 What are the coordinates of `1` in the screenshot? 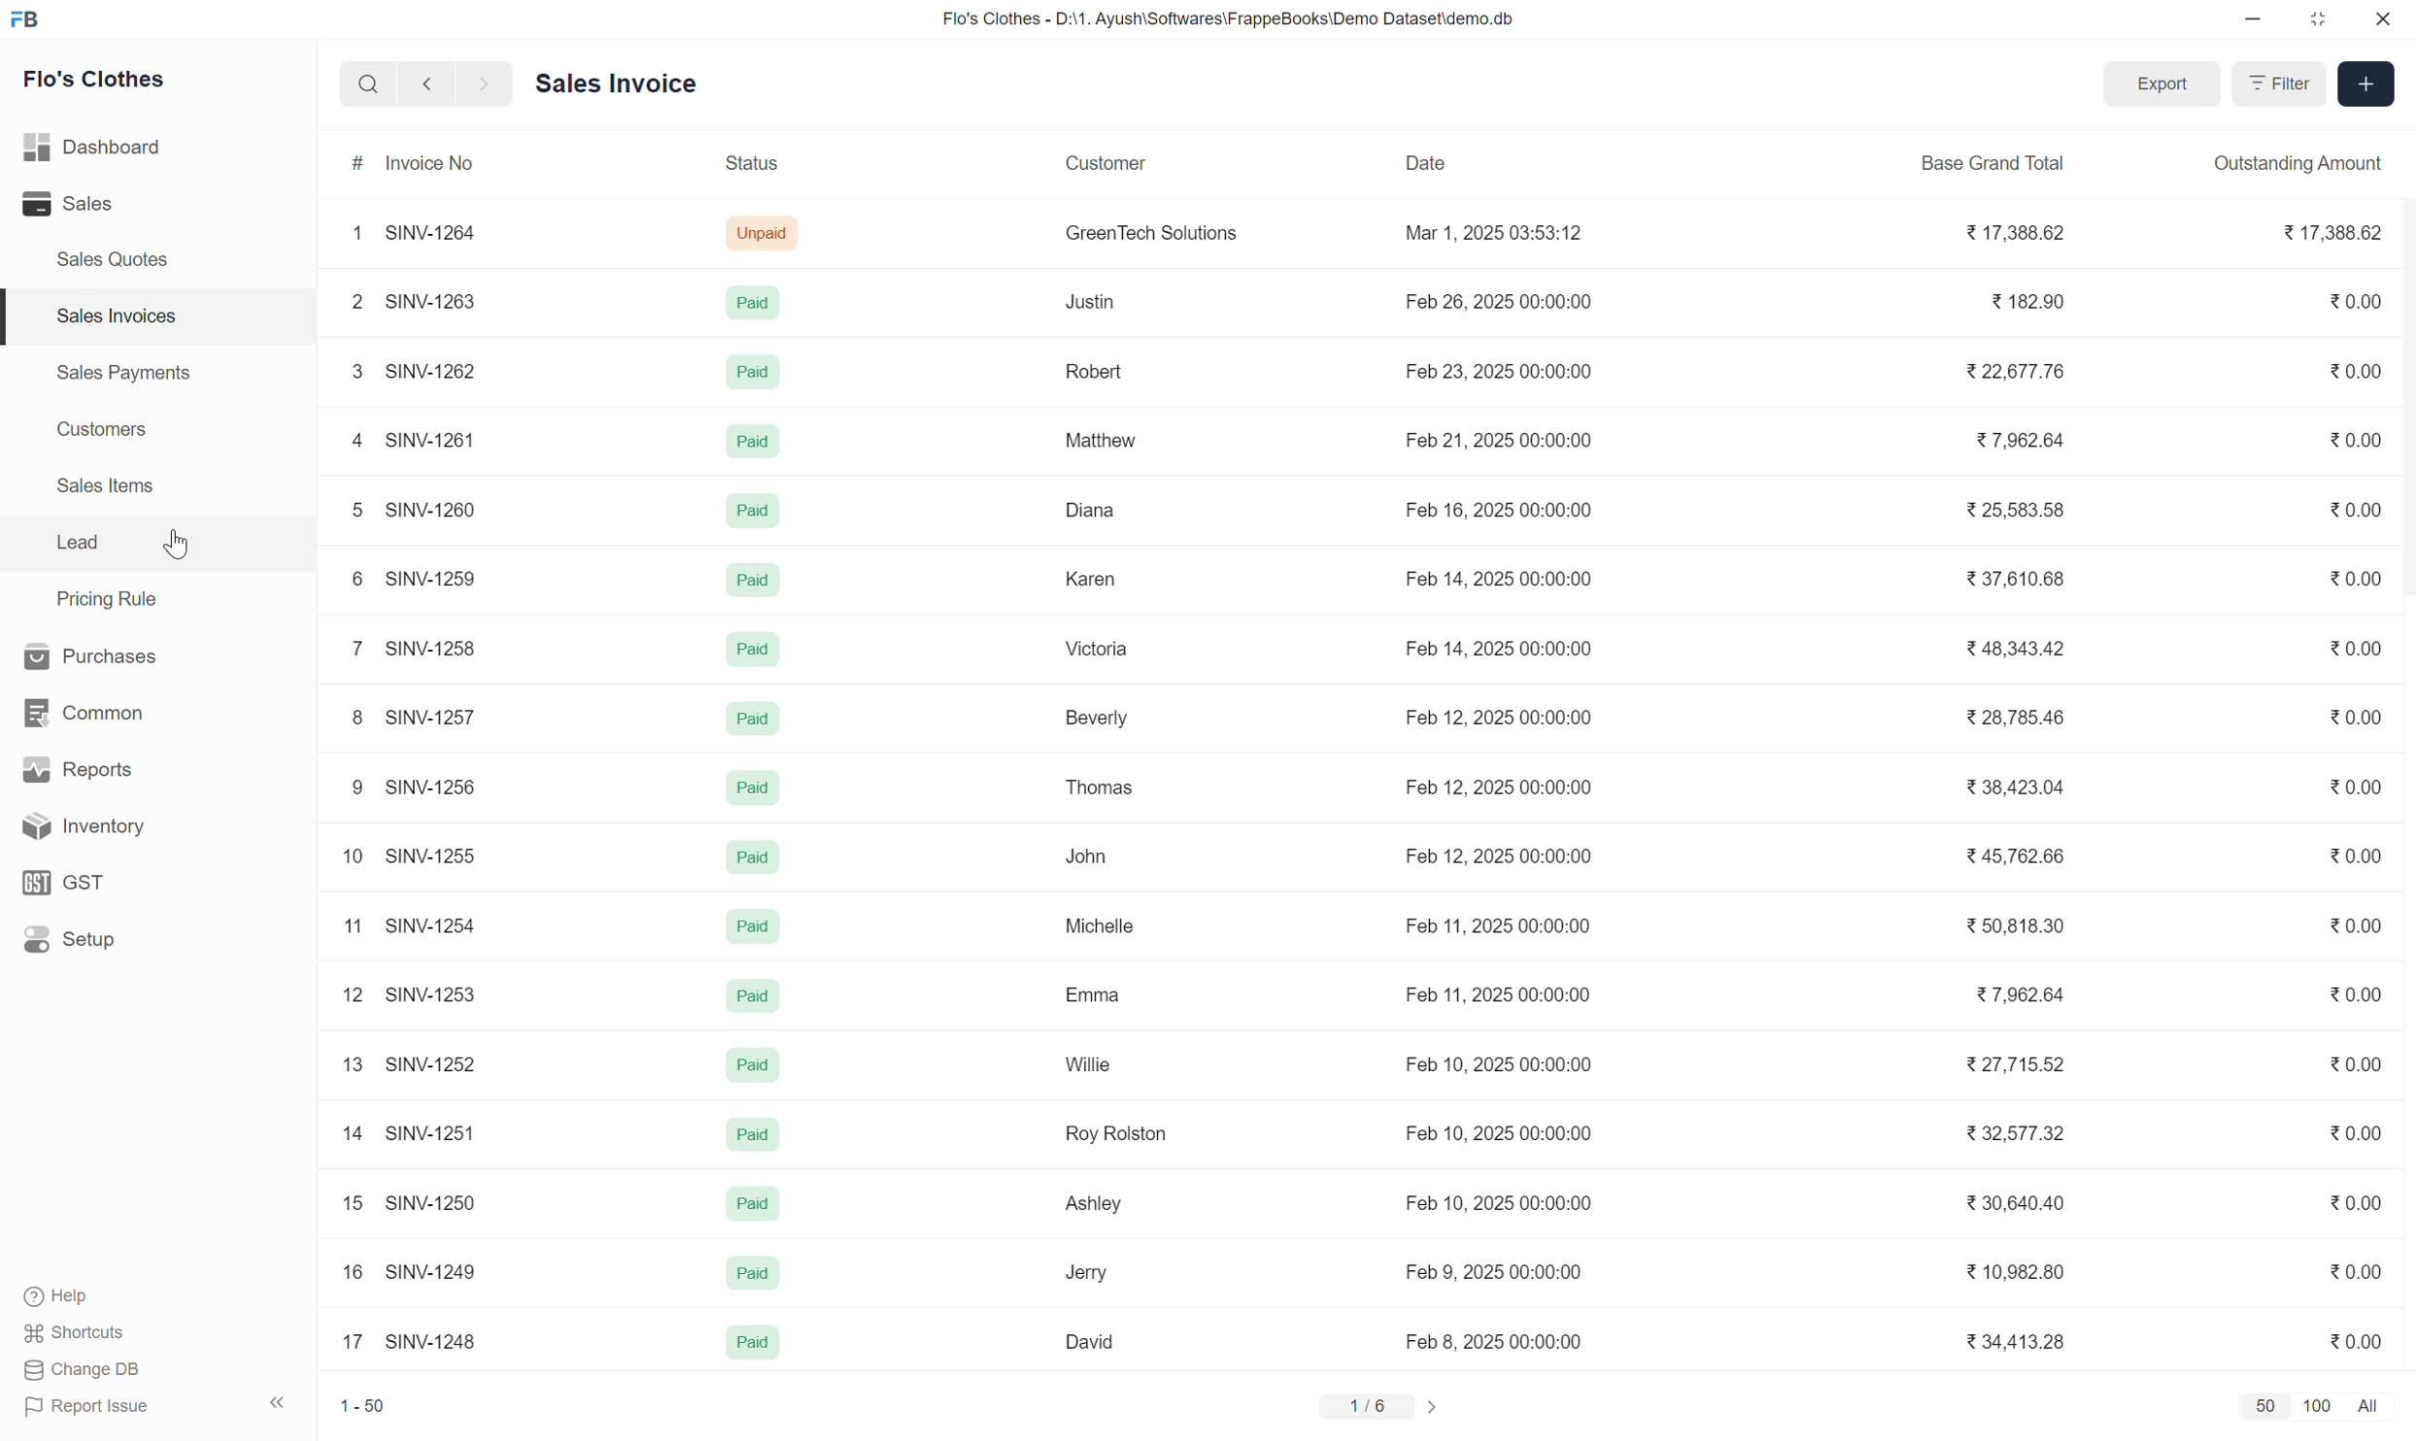 It's located at (346, 923).